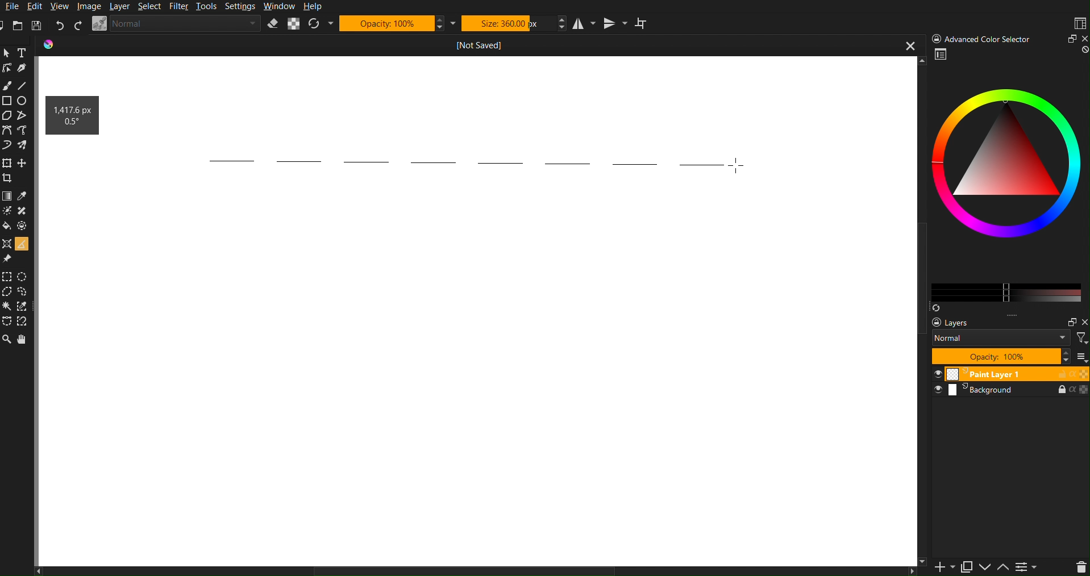  I want to click on Redo, so click(78, 25).